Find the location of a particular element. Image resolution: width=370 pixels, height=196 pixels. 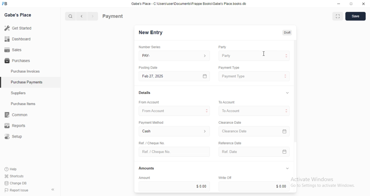

Get Started is located at coordinates (18, 28).